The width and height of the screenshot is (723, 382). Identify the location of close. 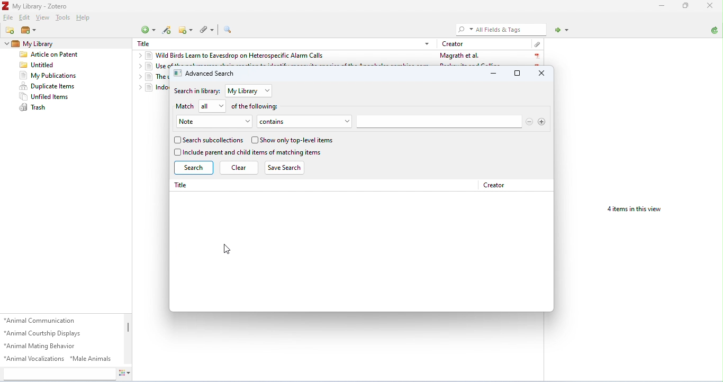
(711, 6).